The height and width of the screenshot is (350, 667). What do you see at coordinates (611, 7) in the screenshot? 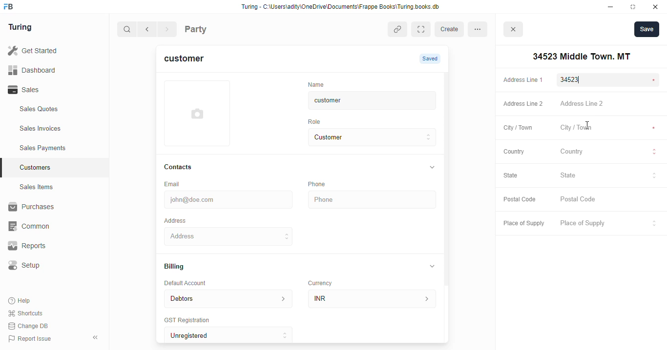
I see `minimise` at bounding box center [611, 7].